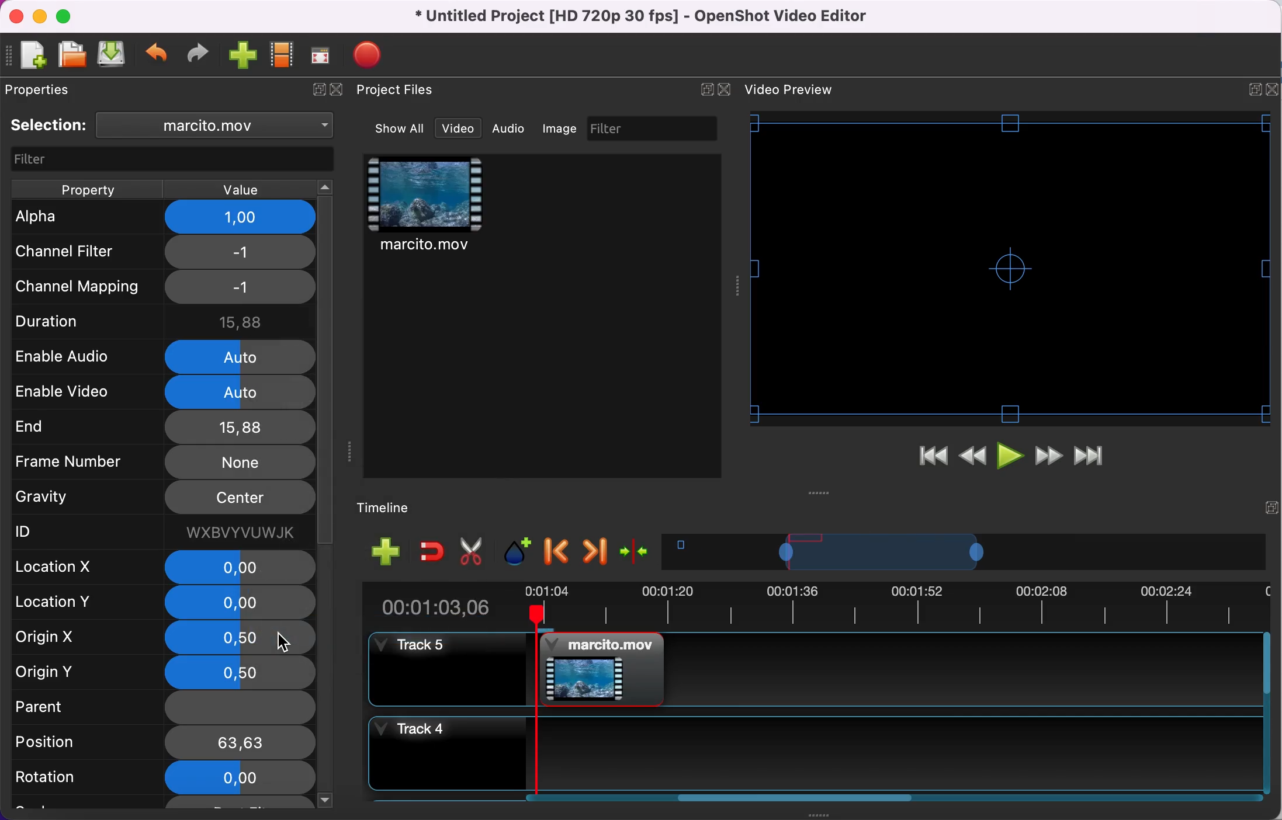 The width and height of the screenshot is (1282, 820). What do you see at coordinates (789, 89) in the screenshot?
I see `Text` at bounding box center [789, 89].